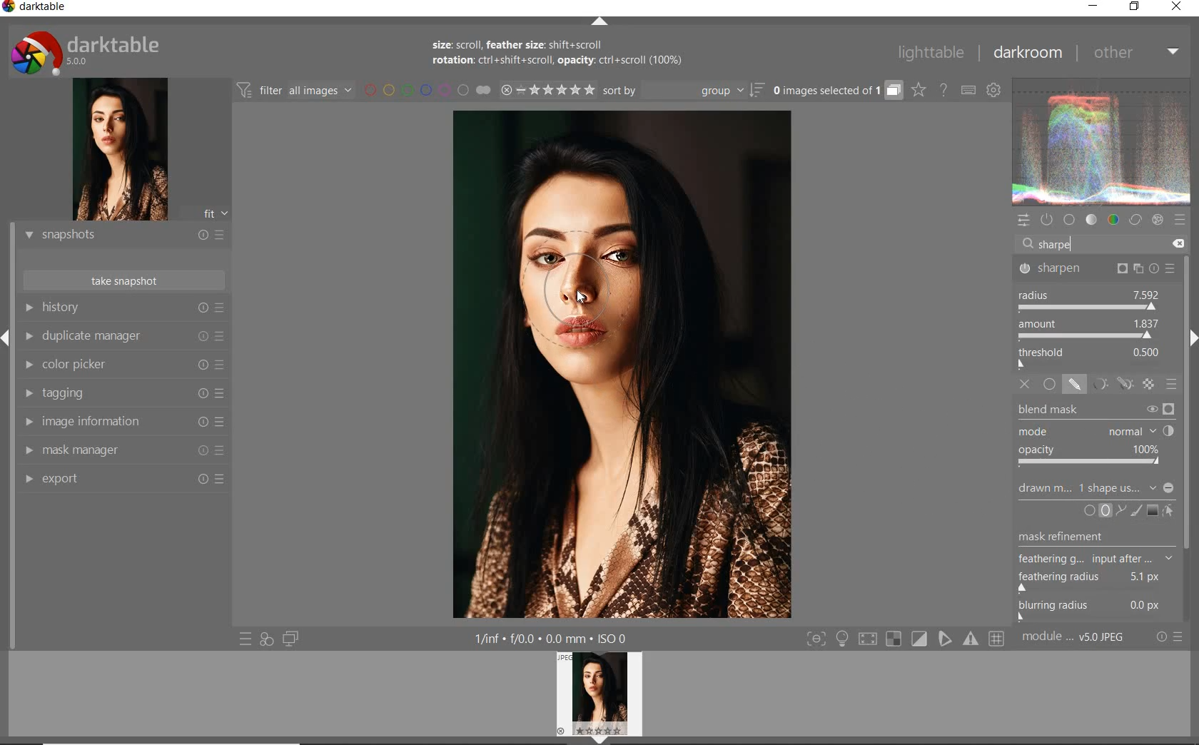  I want to click on filter images based on their modules, so click(295, 89).